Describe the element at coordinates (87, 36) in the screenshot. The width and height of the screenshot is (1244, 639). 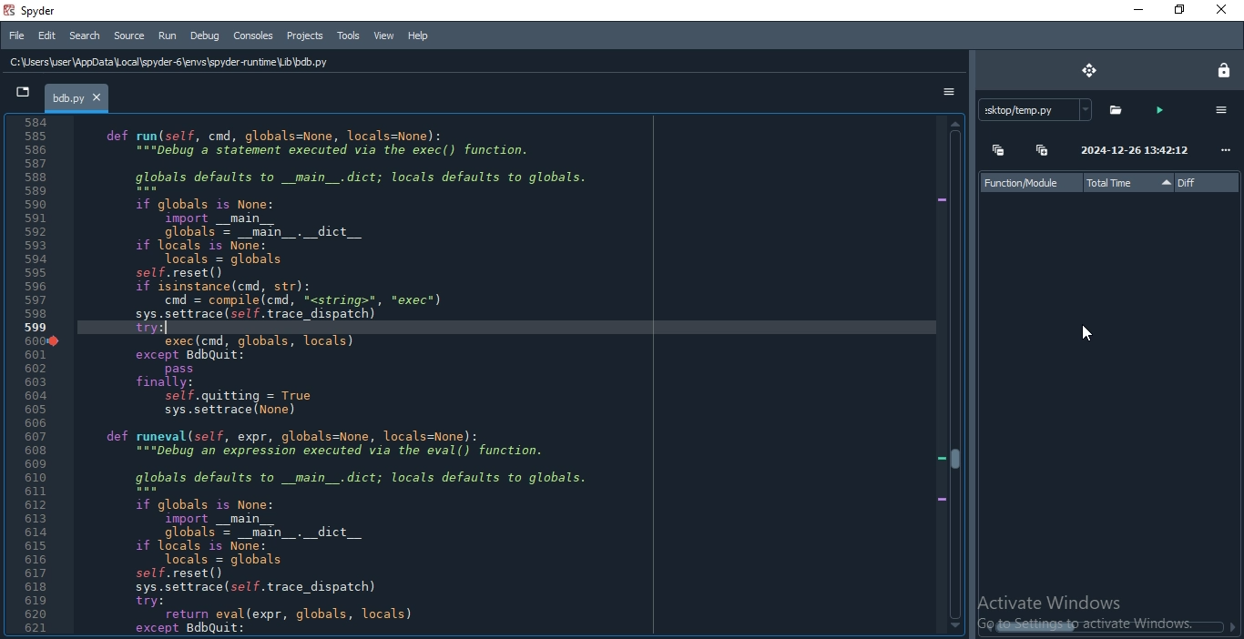
I see `Search` at that location.